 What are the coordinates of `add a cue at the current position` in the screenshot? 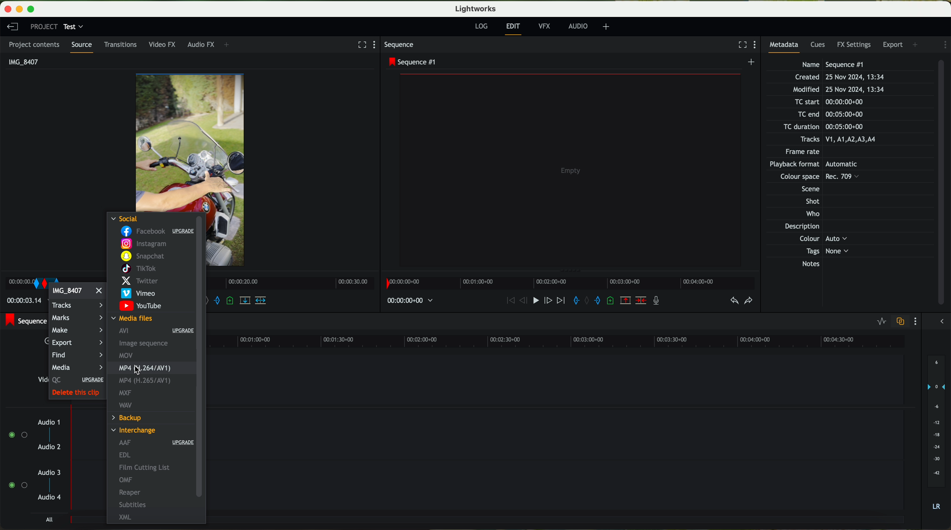 It's located at (612, 301).